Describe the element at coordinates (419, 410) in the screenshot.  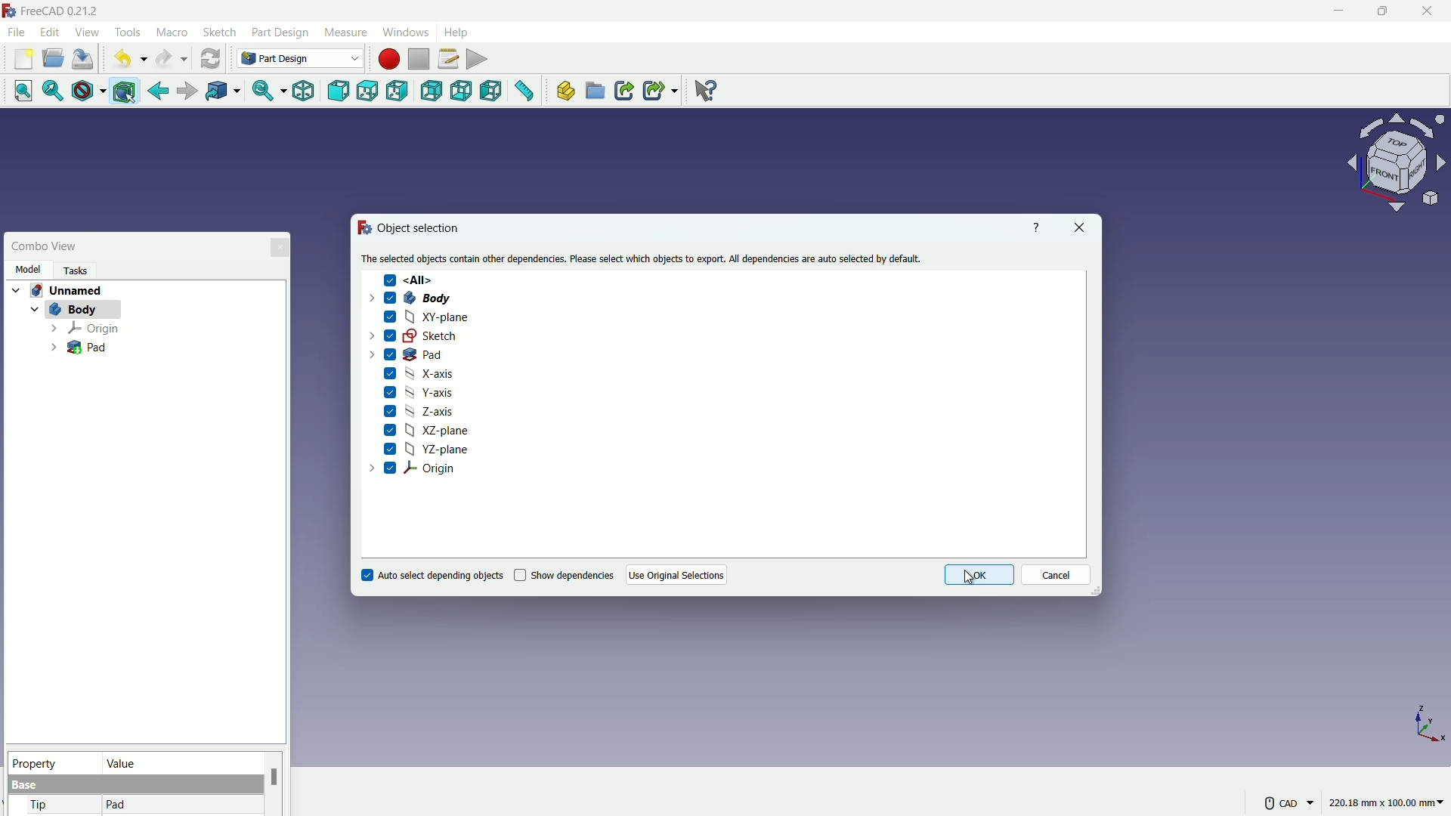
I see `Z-axis` at that location.